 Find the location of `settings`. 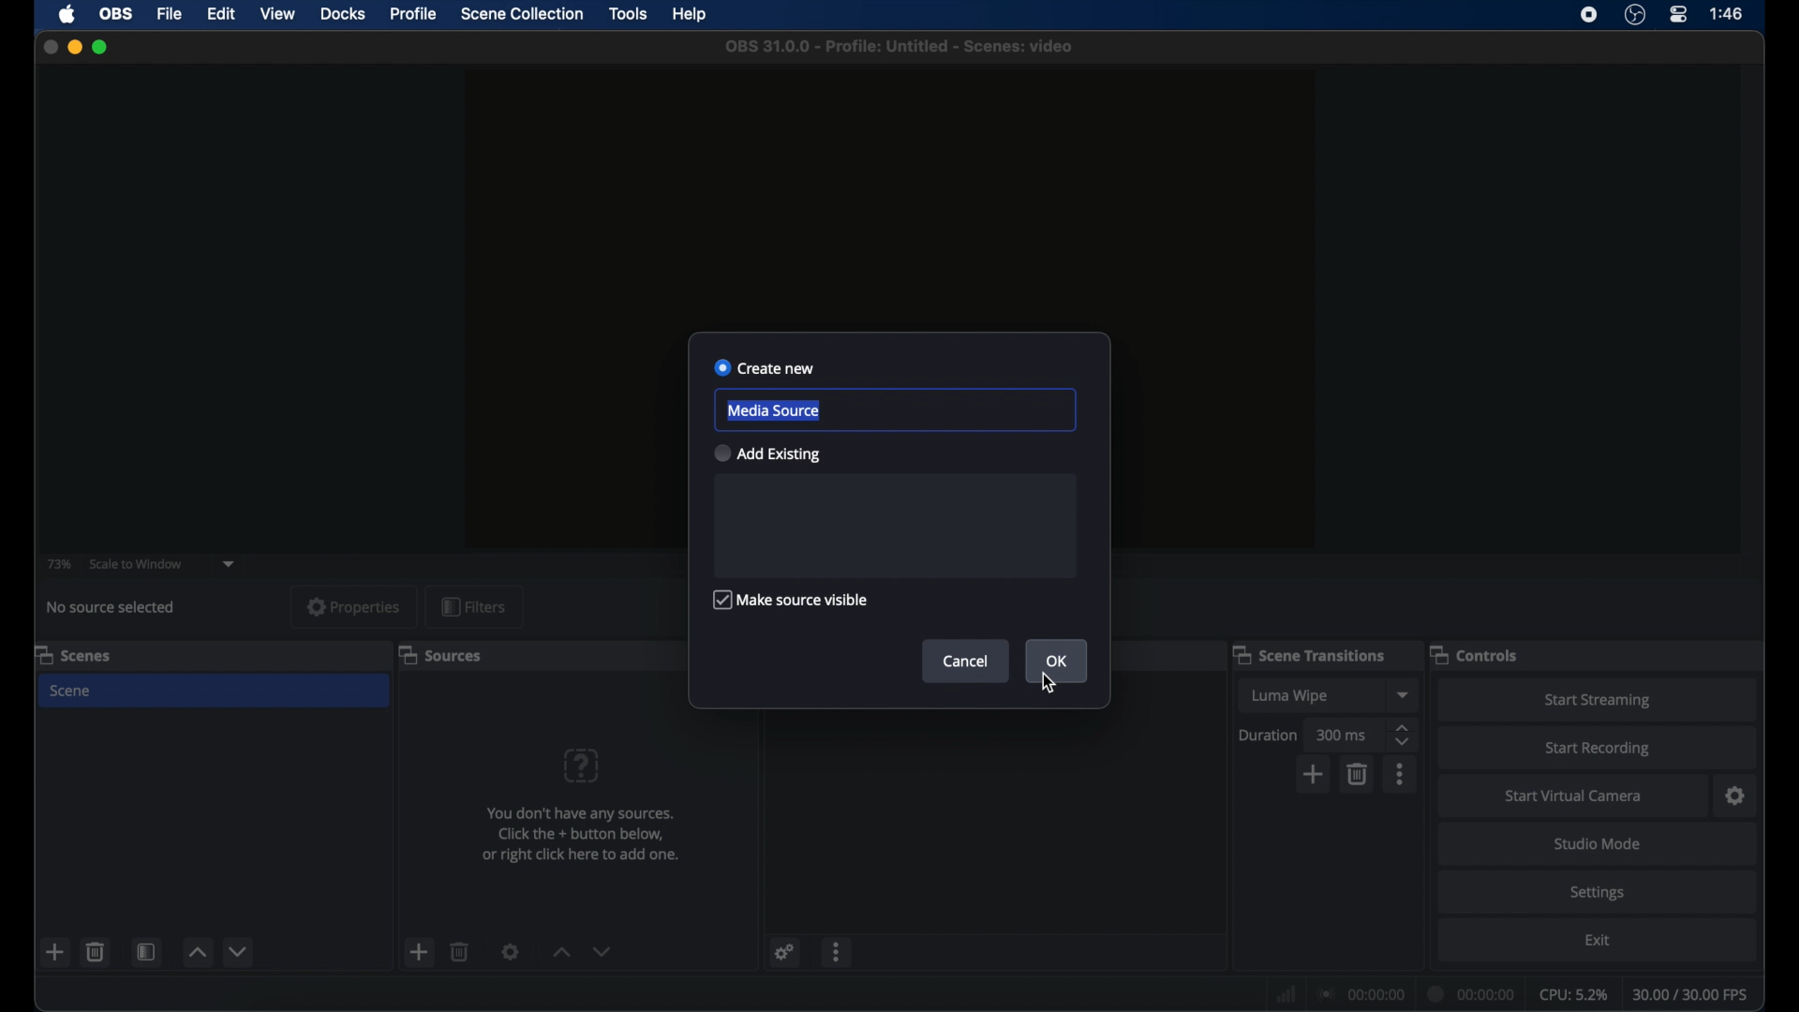

settings is located at coordinates (1598, 894).